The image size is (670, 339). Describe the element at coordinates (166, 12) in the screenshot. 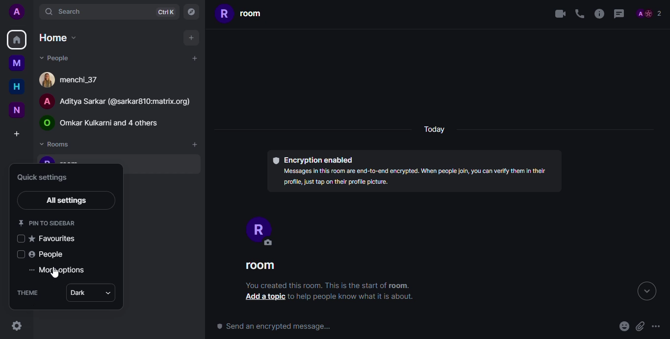

I see `ctrlK` at that location.